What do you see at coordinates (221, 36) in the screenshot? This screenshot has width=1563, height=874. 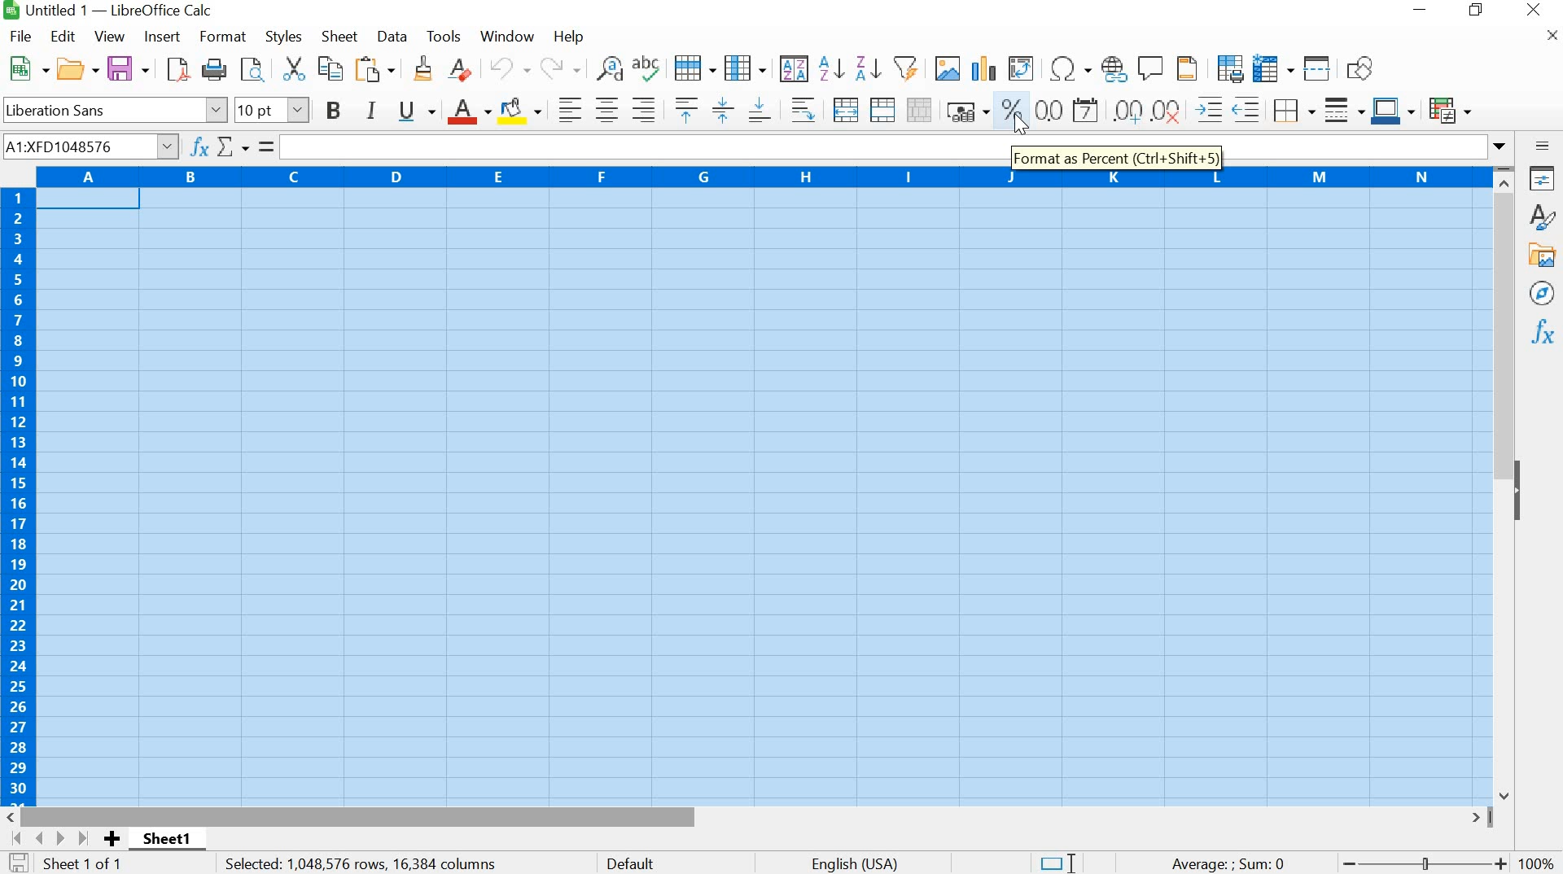 I see `FORMAT` at bounding box center [221, 36].